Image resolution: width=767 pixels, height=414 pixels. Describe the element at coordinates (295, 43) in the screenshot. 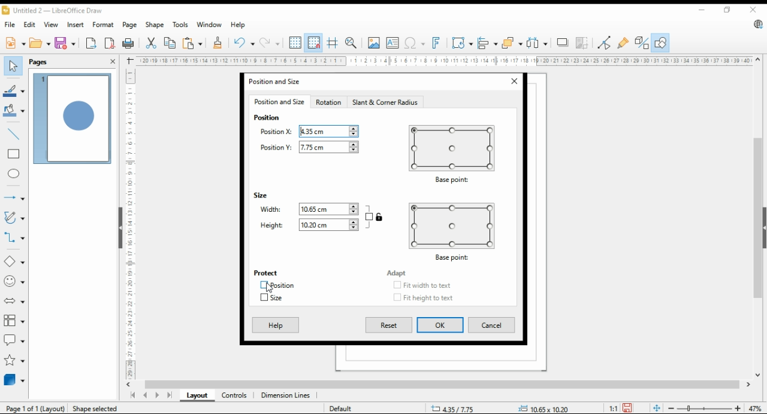

I see `show grids` at that location.